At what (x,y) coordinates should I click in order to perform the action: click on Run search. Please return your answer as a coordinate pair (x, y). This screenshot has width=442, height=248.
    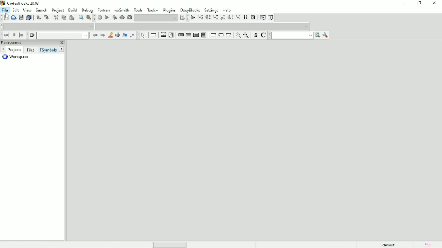
    Looking at the image, I should click on (296, 35).